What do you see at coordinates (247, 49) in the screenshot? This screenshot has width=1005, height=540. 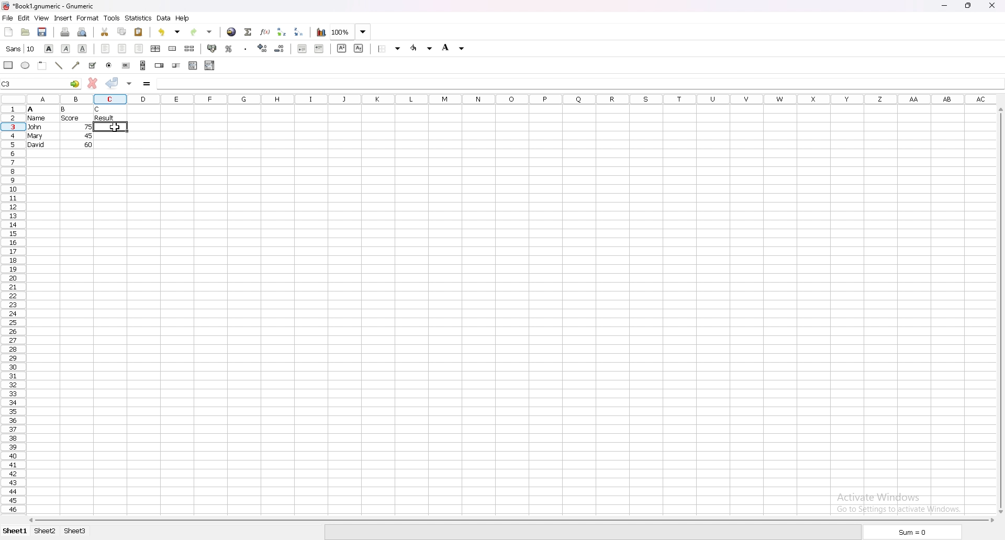 I see `thousand separator` at bounding box center [247, 49].